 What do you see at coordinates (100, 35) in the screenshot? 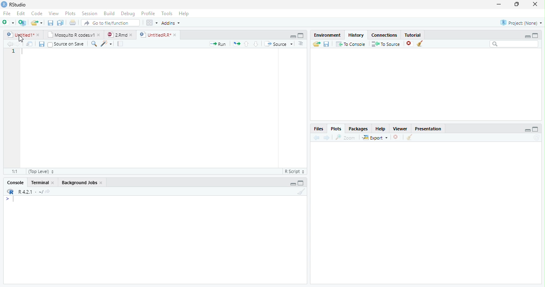
I see `close` at bounding box center [100, 35].